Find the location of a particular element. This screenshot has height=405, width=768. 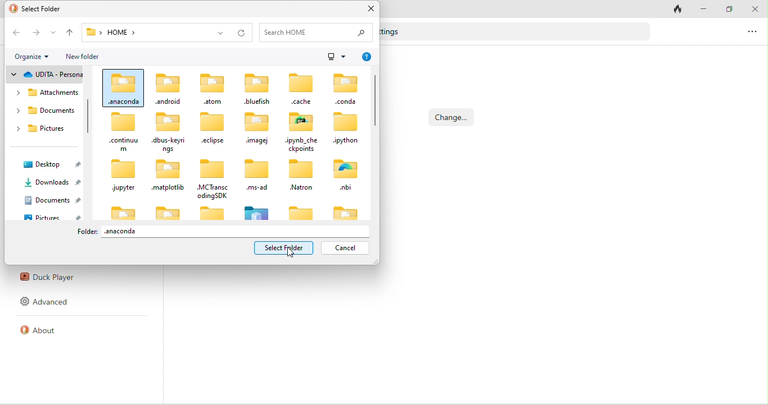

..continuum is located at coordinates (124, 132).